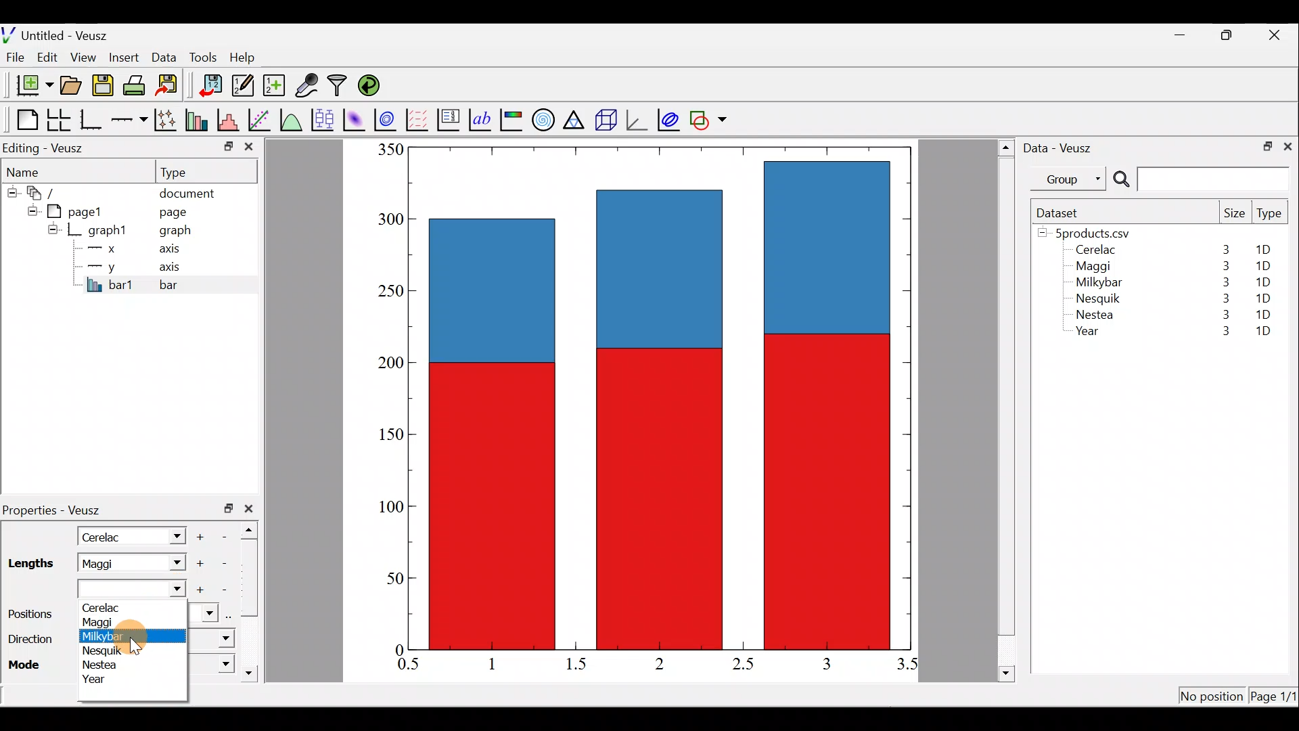  I want to click on 50, so click(385, 581).